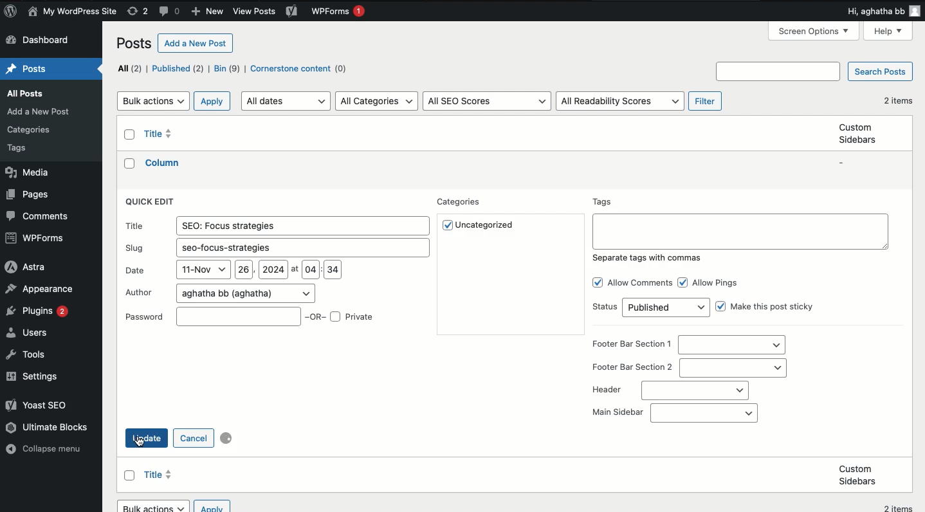 The width and height of the screenshot is (925, 512). What do you see at coordinates (889, 32) in the screenshot?
I see `Help` at bounding box center [889, 32].